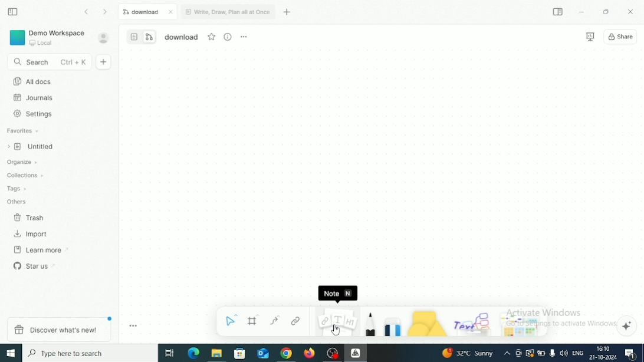 This screenshot has width=644, height=362. I want to click on All docs, so click(31, 82).